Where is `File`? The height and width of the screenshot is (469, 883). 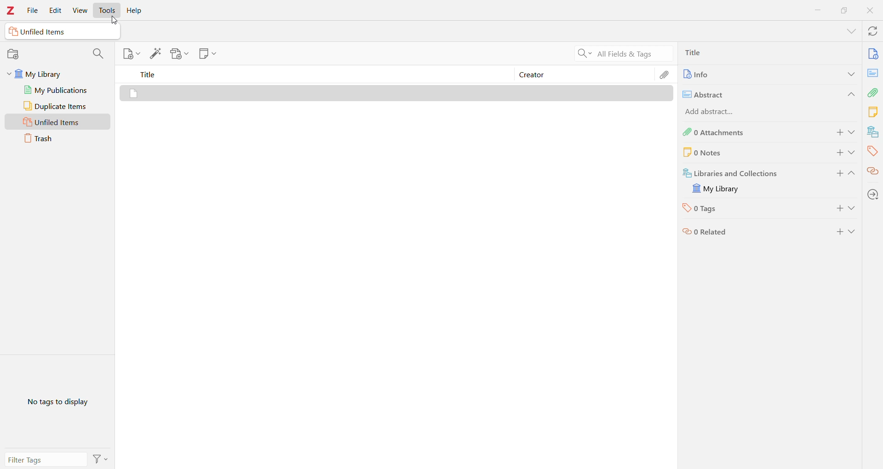
File is located at coordinates (33, 11).